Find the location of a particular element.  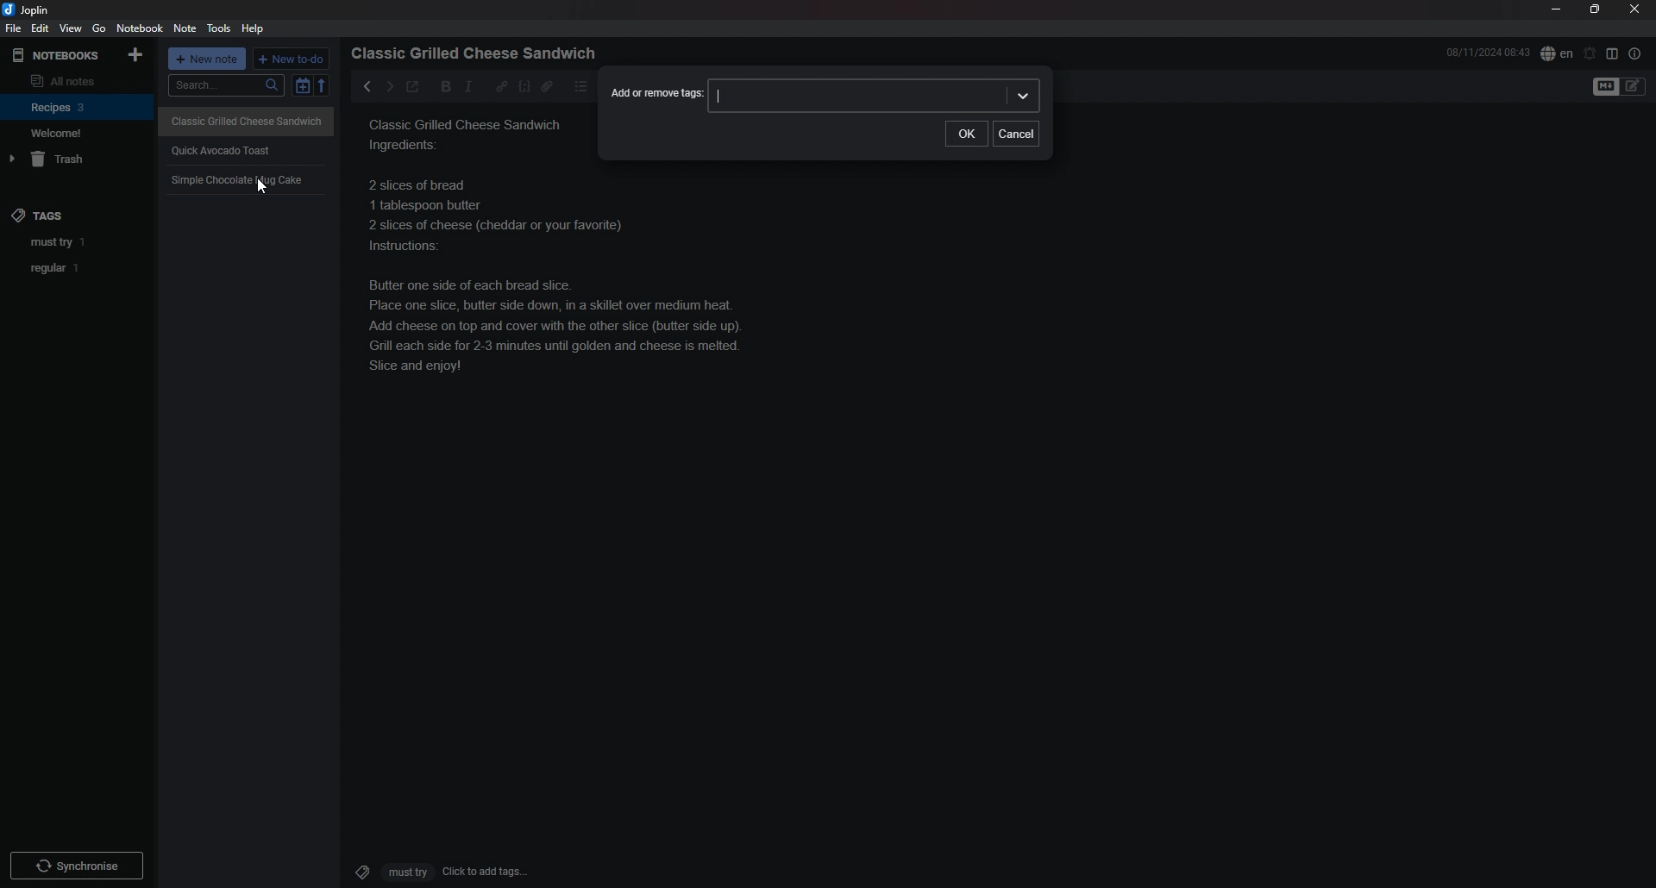

 is located at coordinates (77, 862).